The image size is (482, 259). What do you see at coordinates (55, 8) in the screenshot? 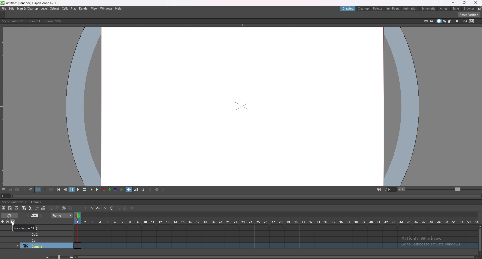
I see `xsheet` at bounding box center [55, 8].